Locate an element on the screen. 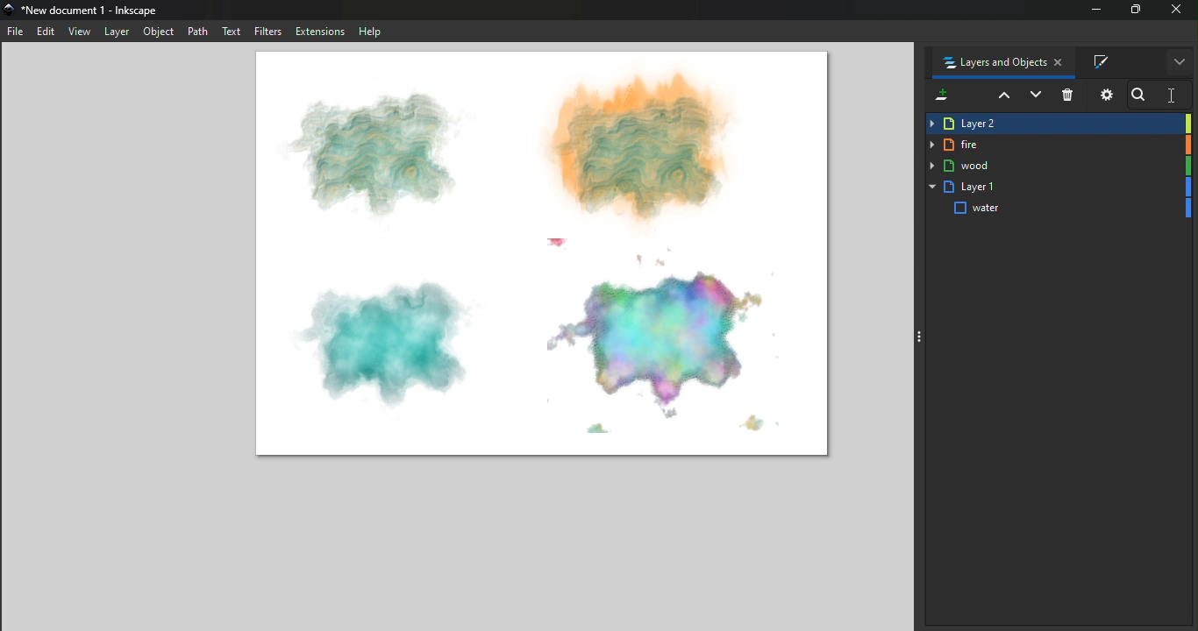 This screenshot has height=631, width=1198. Objects and layers dialog settings is located at coordinates (1105, 94).